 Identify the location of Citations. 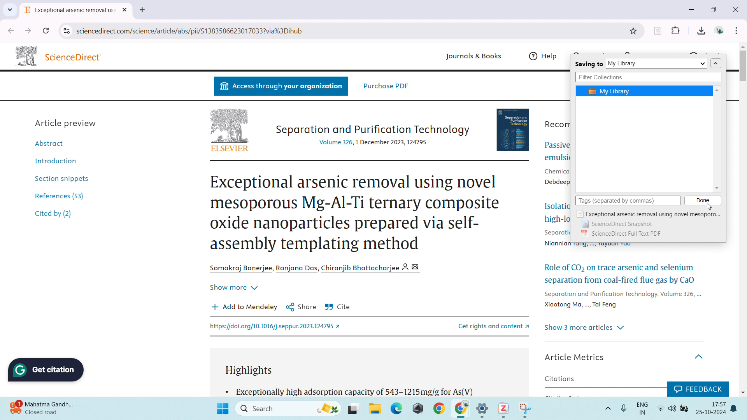
(560, 379).